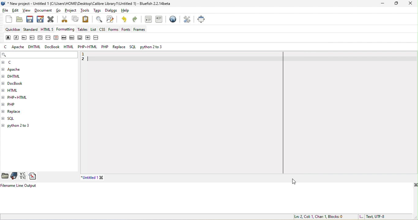  I want to click on close, so click(102, 177).